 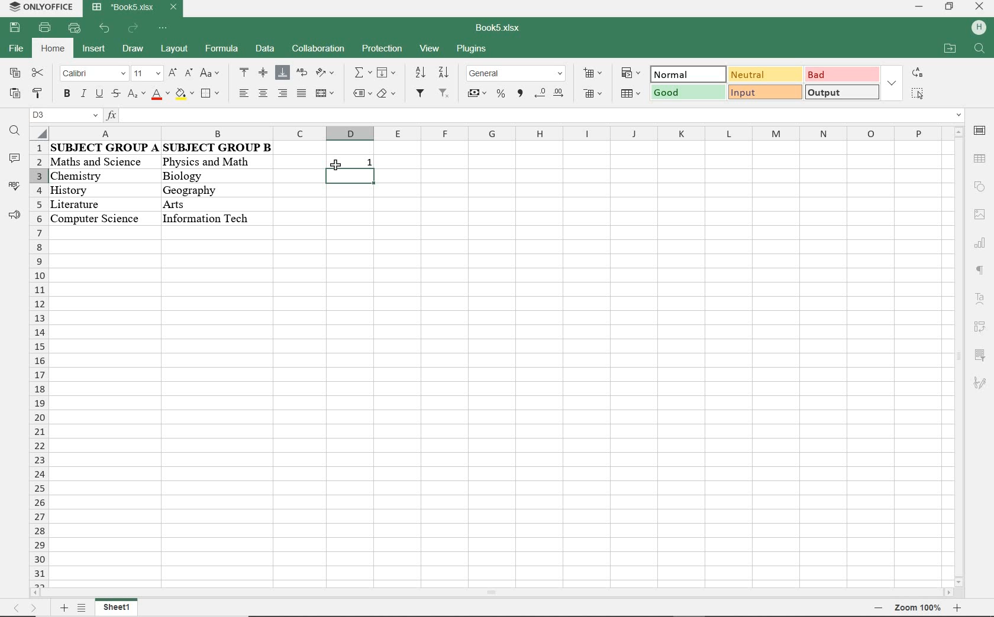 I want to click on geography, so click(x=202, y=190).